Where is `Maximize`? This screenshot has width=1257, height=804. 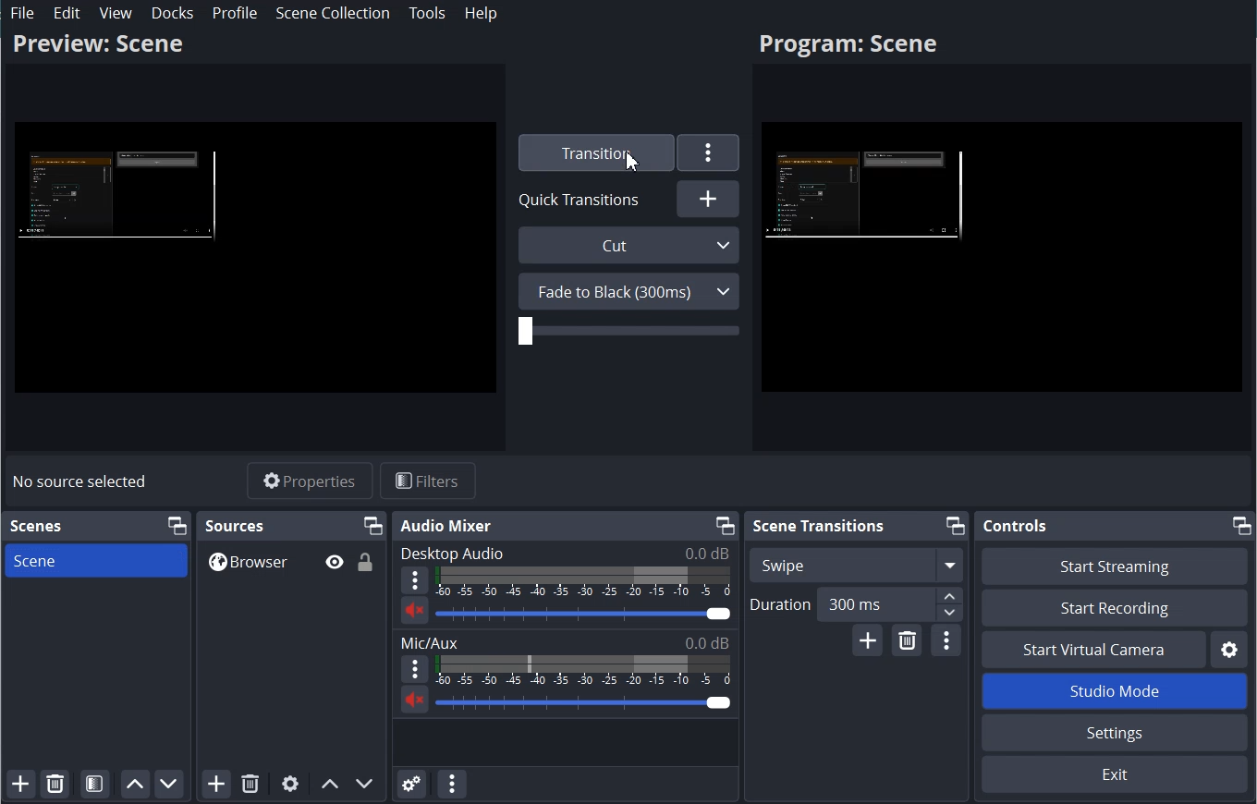 Maximize is located at coordinates (176, 526).